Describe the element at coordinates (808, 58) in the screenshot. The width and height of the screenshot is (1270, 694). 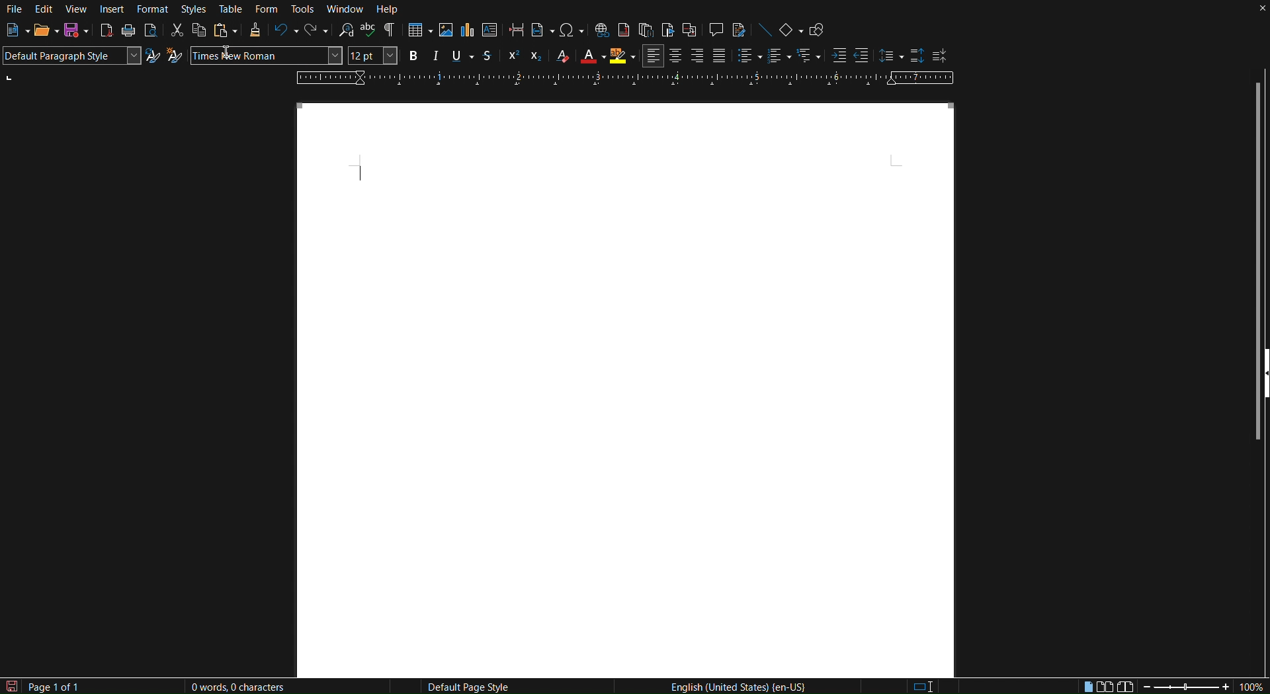
I see `Select outline format` at that location.